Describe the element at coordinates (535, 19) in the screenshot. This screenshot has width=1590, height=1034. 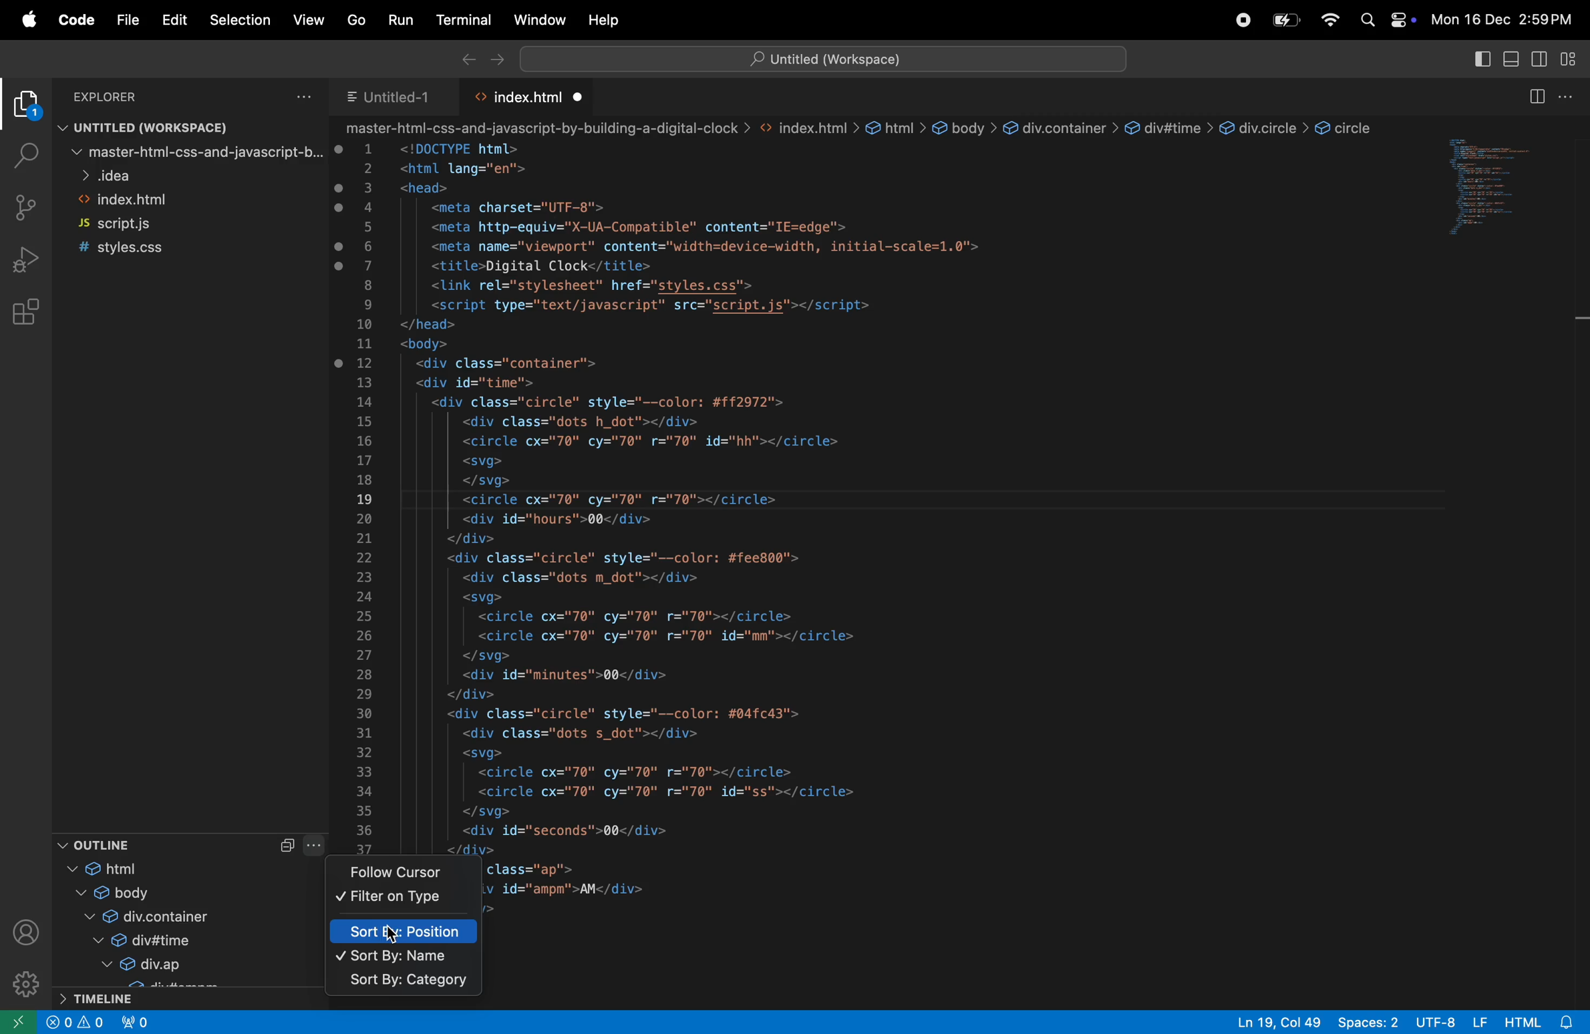
I see `window` at that location.